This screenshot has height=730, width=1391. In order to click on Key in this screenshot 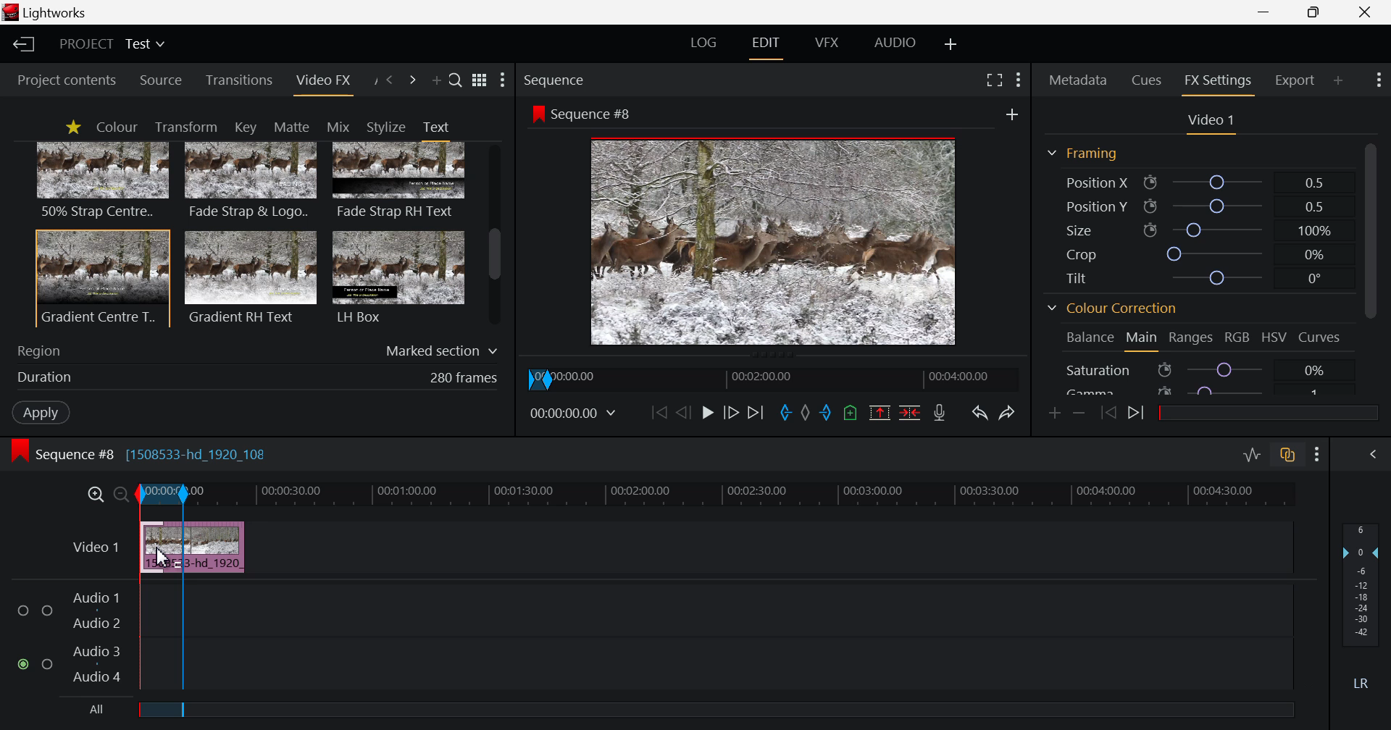, I will do `click(244, 127)`.